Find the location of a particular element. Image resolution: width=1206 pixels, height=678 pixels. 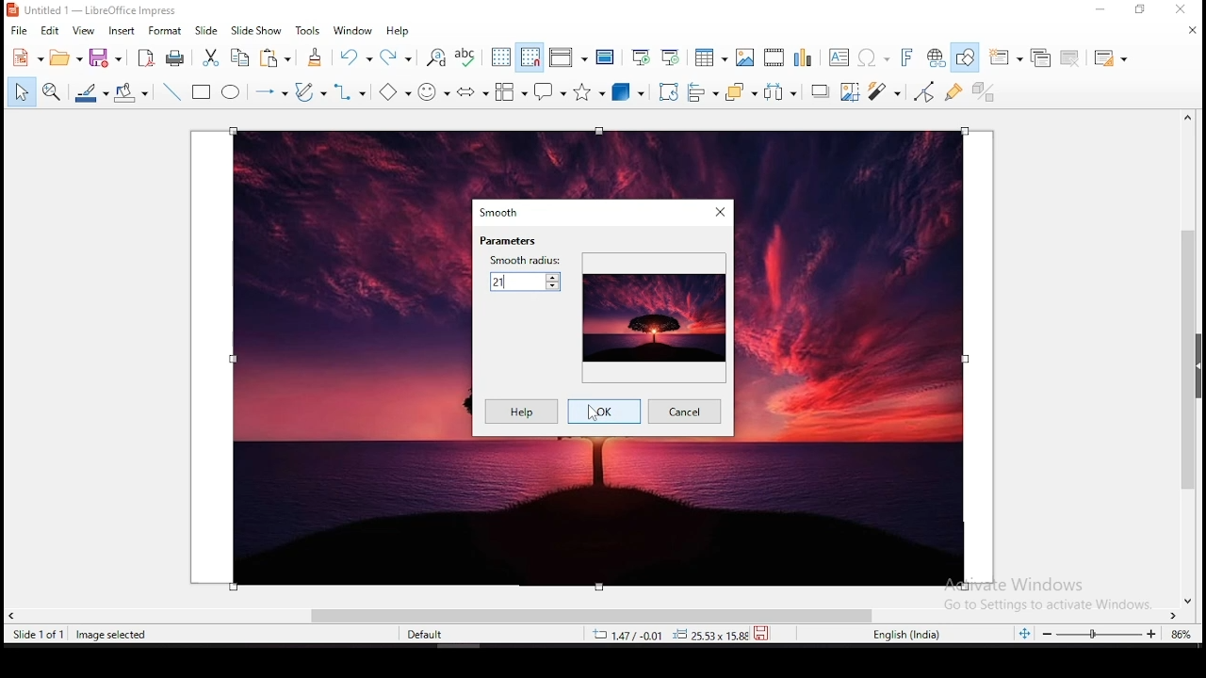

 slide layout is located at coordinates (1110, 58).